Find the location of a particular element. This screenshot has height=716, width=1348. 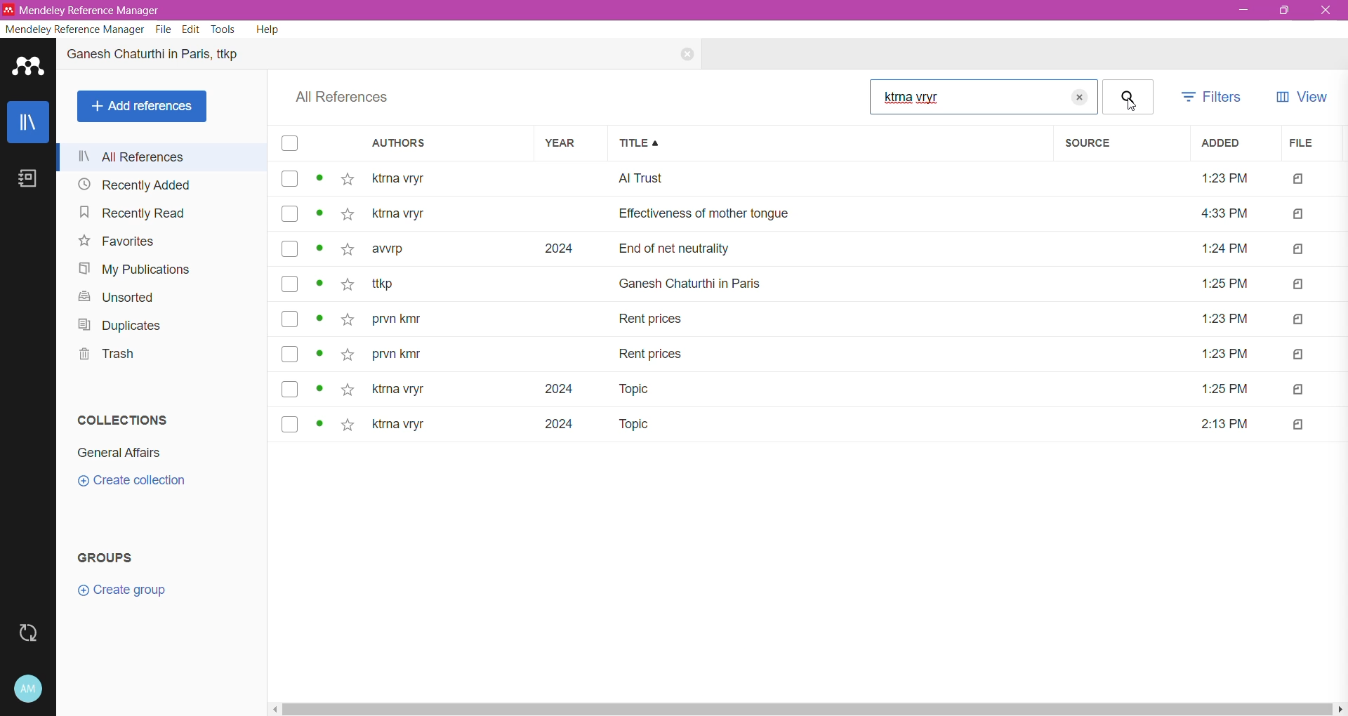

Groups is located at coordinates (114, 557).